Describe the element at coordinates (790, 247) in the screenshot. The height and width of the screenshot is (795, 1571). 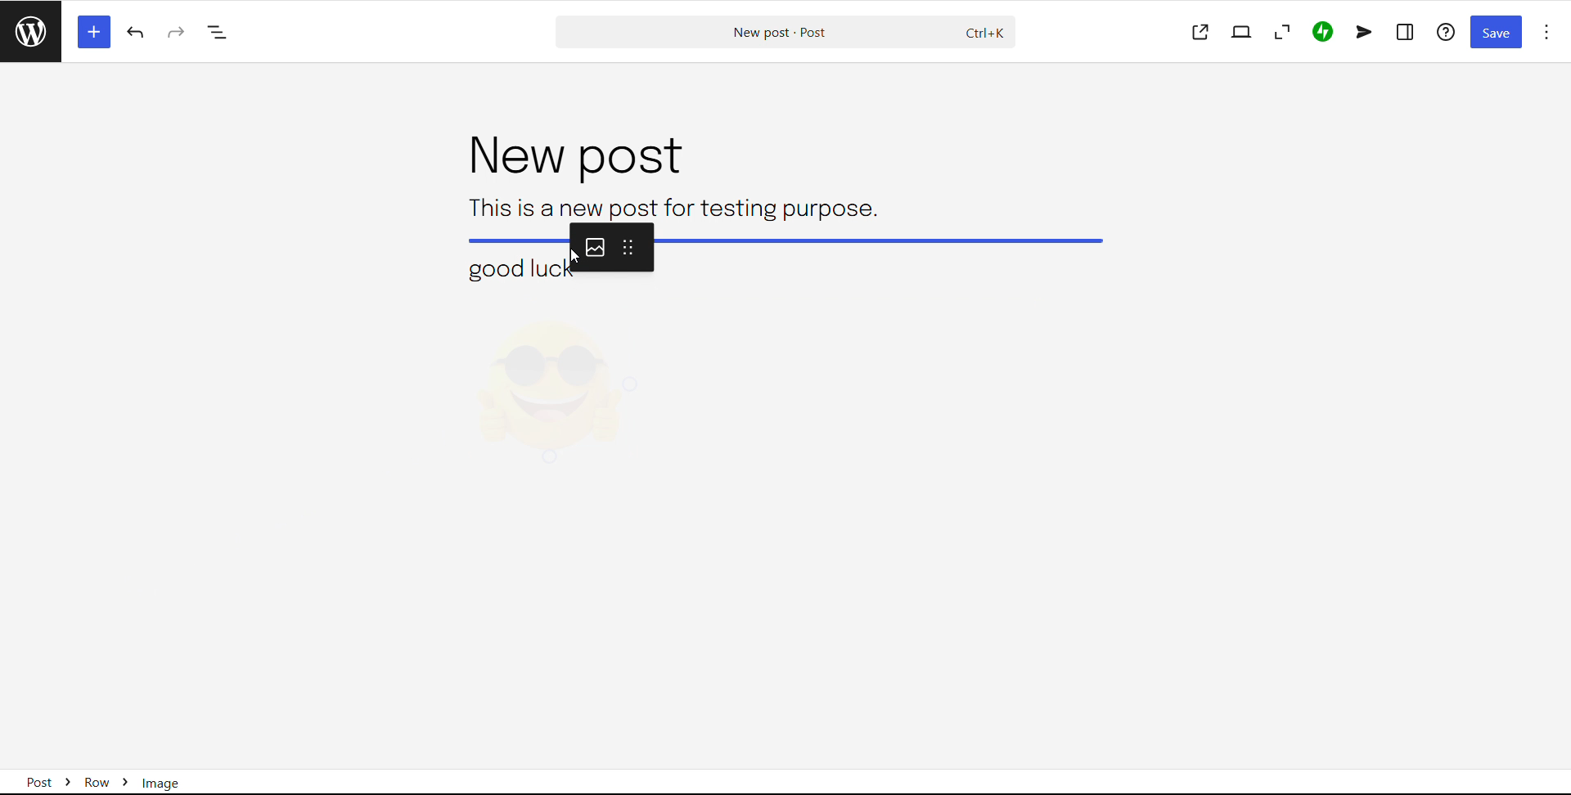
I see `image dragging` at that location.